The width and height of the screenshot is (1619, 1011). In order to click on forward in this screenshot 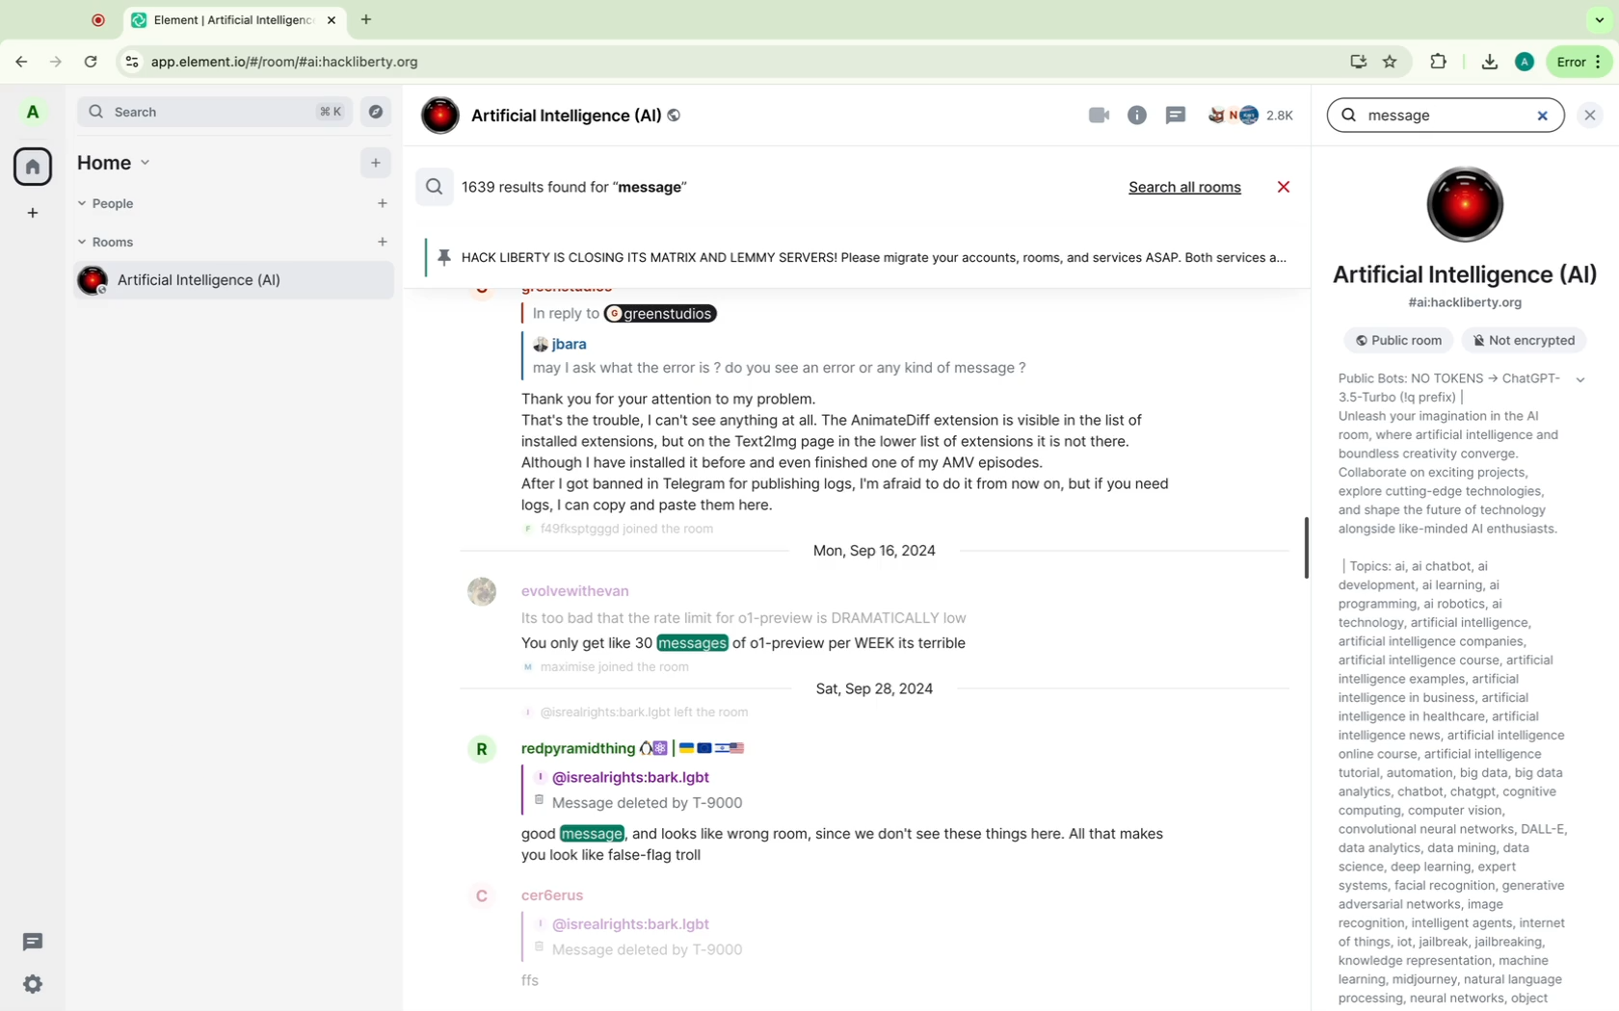, I will do `click(53, 56)`.